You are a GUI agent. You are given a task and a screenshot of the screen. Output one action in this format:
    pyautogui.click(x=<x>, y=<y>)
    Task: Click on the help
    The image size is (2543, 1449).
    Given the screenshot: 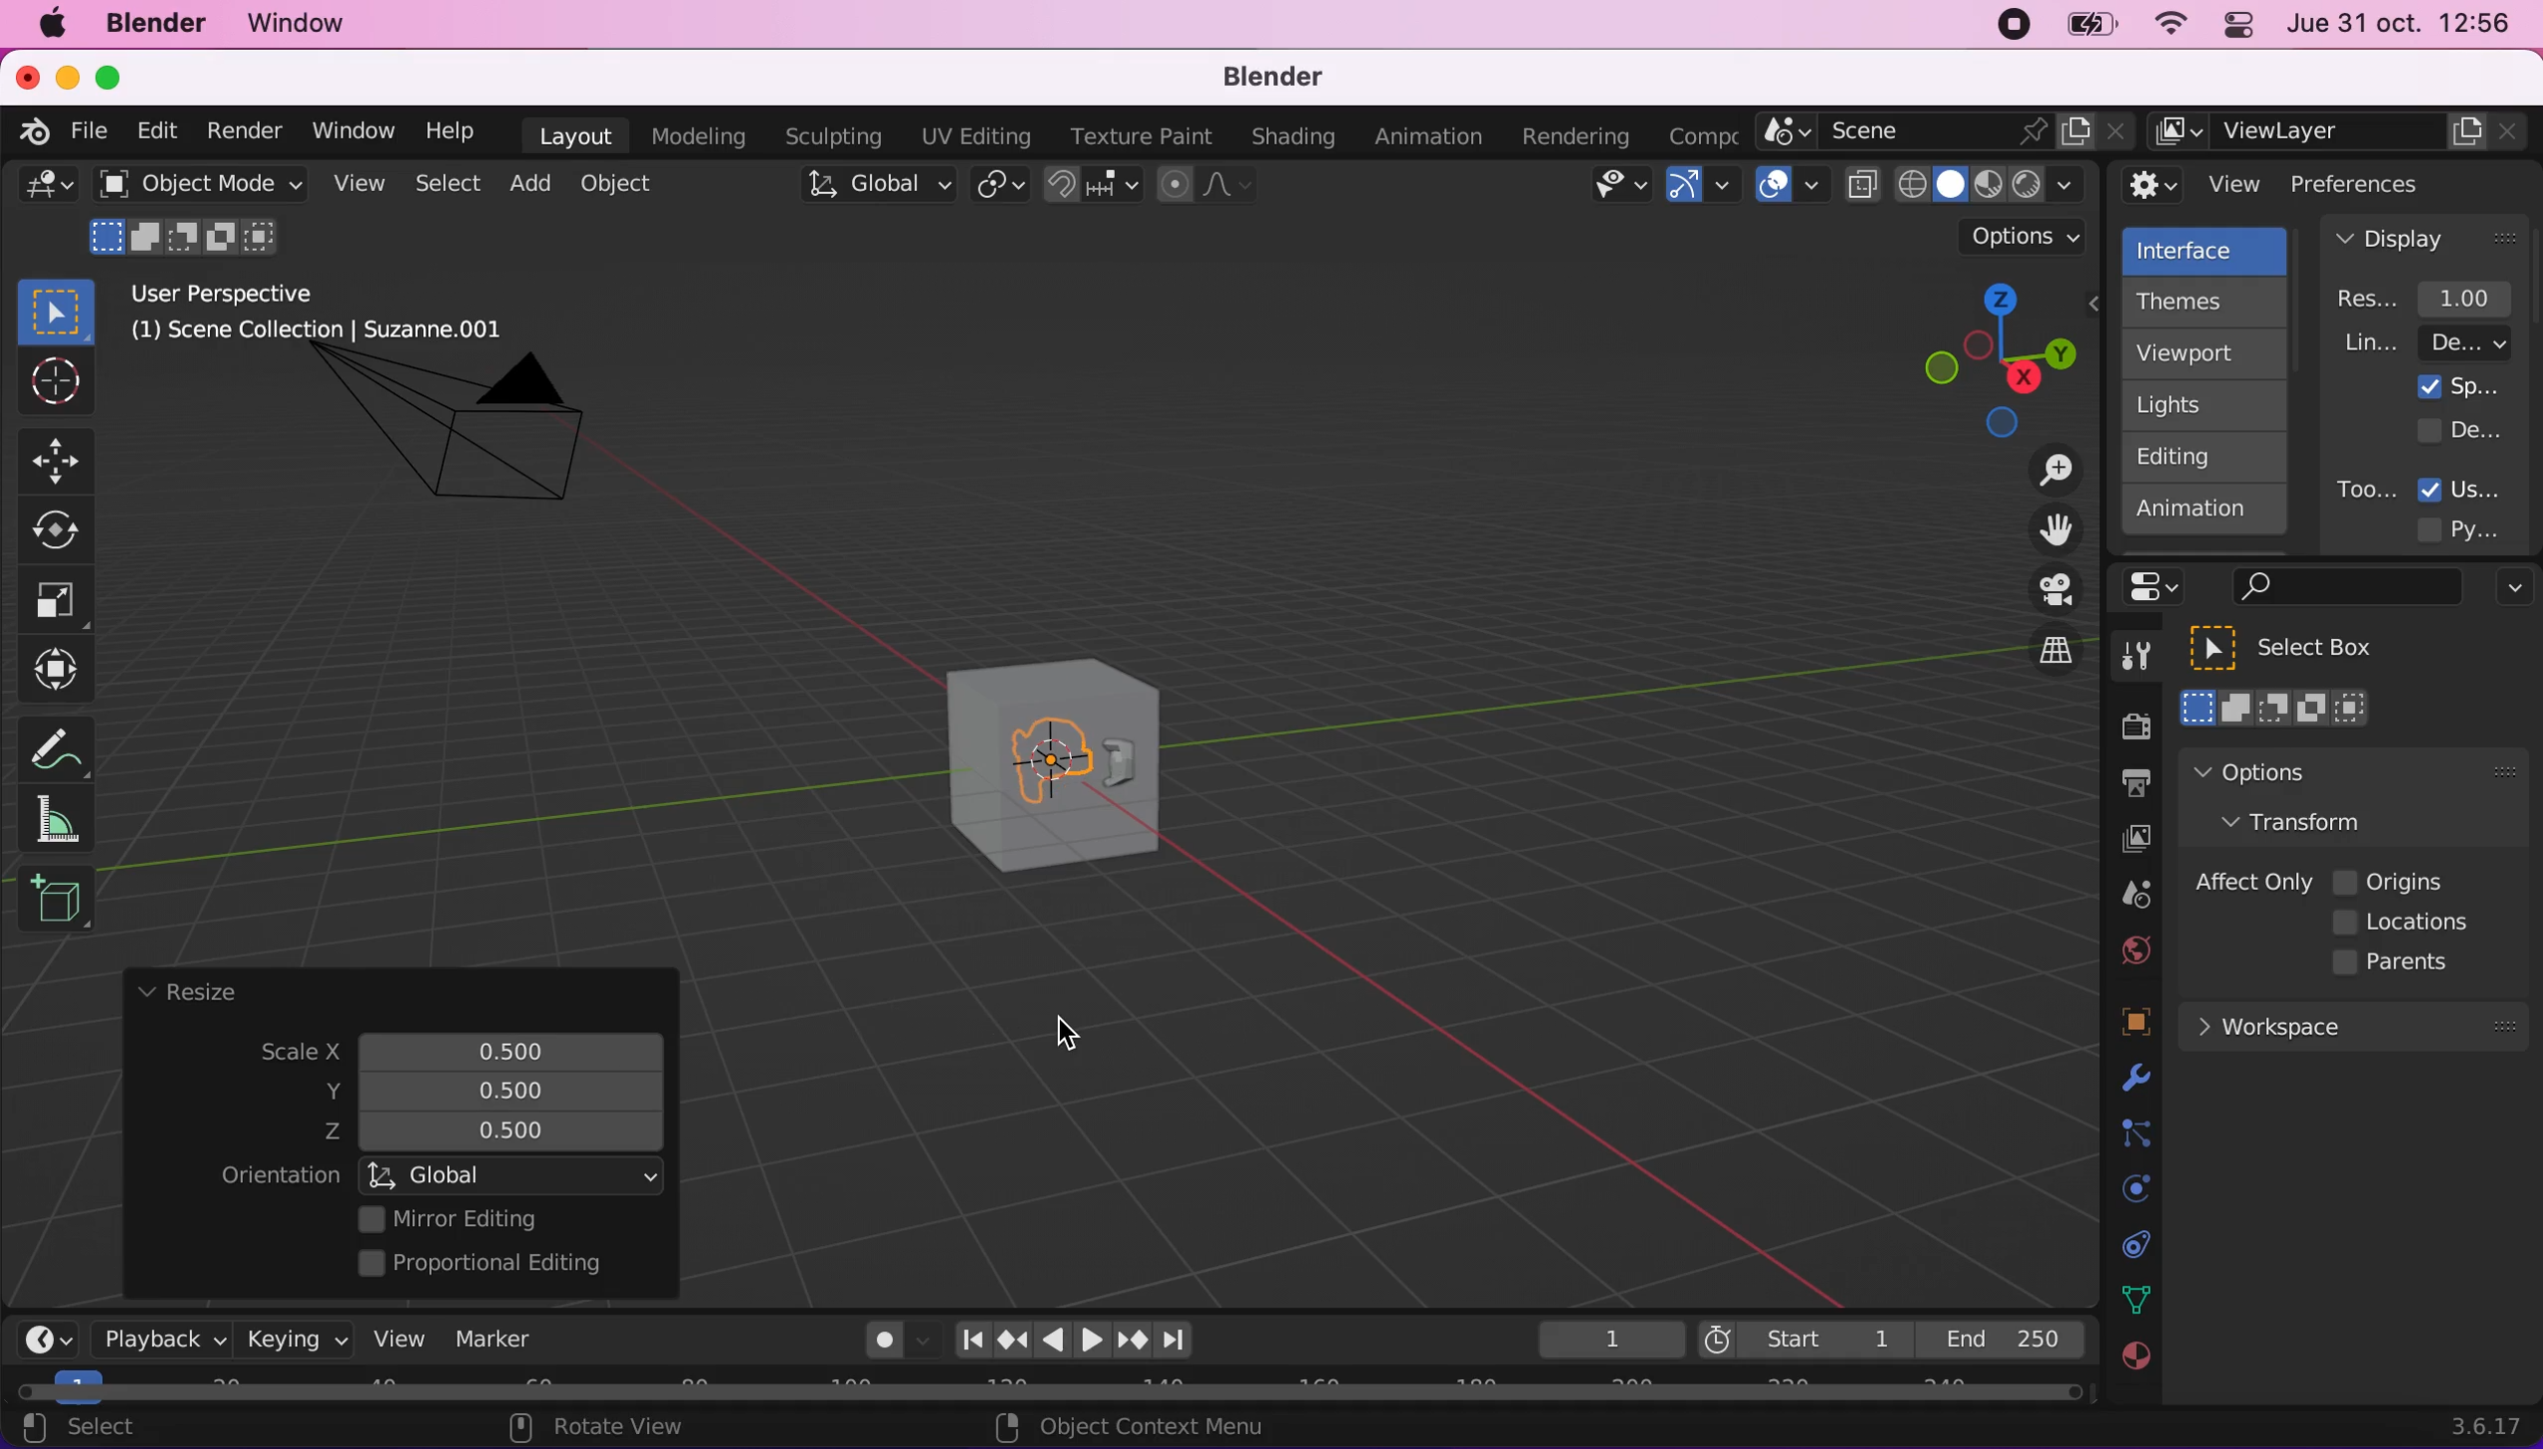 What is the action you would take?
    pyautogui.click(x=452, y=129)
    